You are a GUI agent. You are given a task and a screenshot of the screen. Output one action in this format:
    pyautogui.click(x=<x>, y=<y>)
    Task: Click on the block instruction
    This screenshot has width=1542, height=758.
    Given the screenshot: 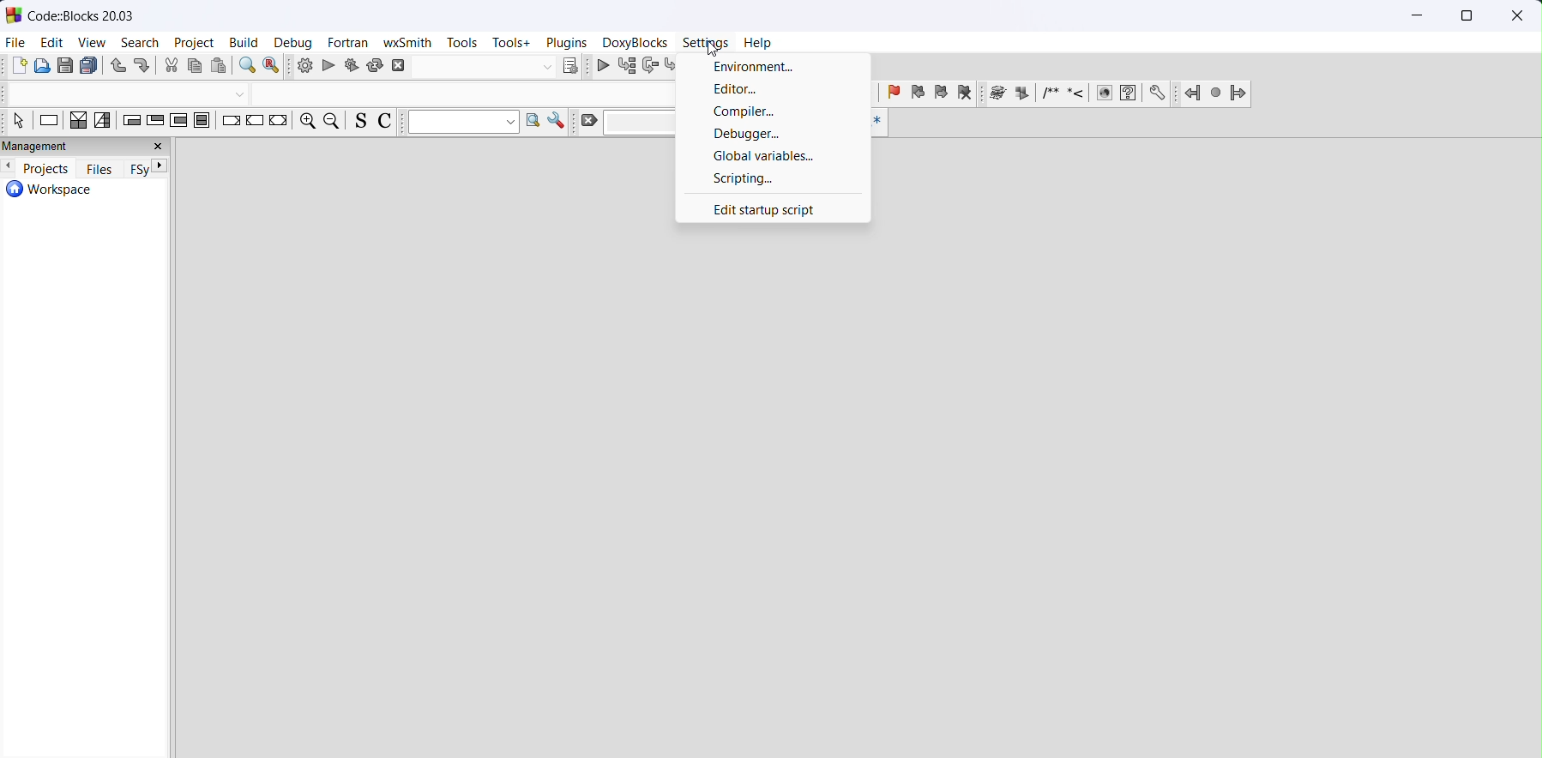 What is the action you would take?
    pyautogui.click(x=204, y=123)
    